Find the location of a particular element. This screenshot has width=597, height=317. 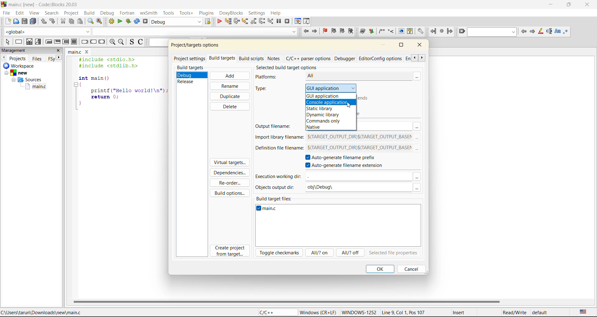

project settings is located at coordinates (190, 58).